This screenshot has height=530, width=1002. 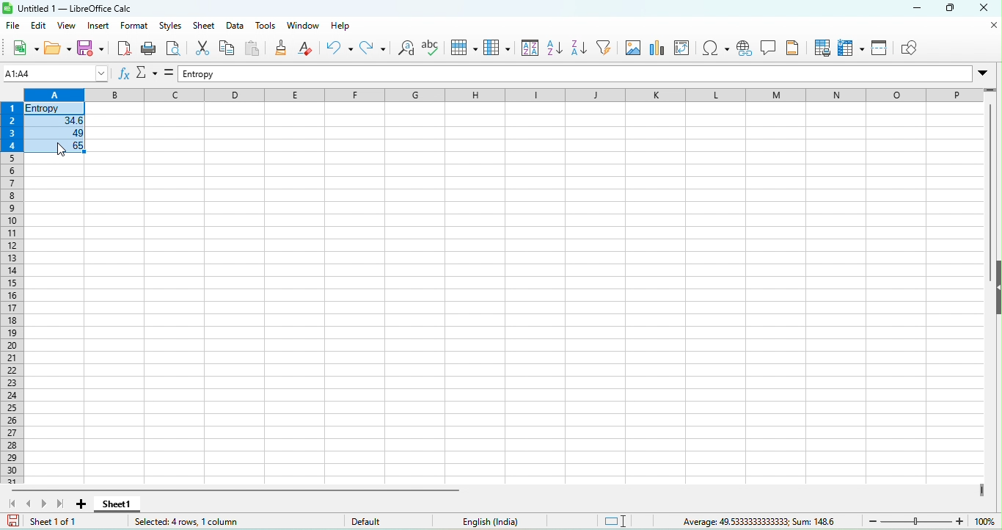 What do you see at coordinates (75, 7) in the screenshot?
I see `untitled 1-libre office calc` at bounding box center [75, 7].